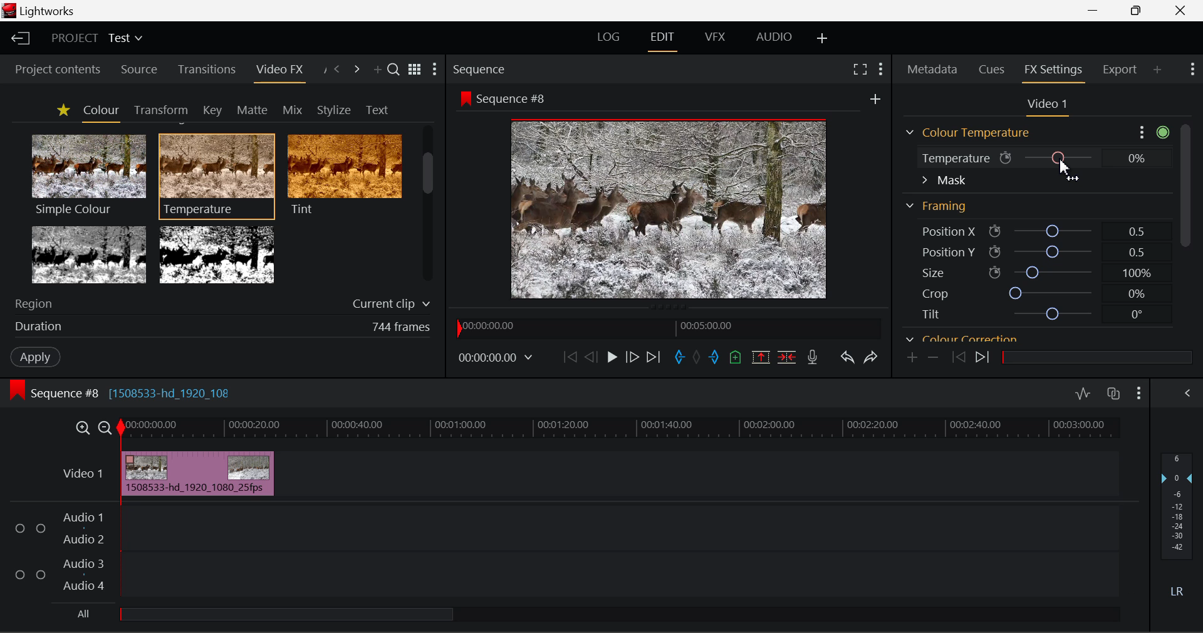 Image resolution: width=1203 pixels, height=633 pixels. What do you see at coordinates (1055, 314) in the screenshot?
I see `tilt` at bounding box center [1055, 314].